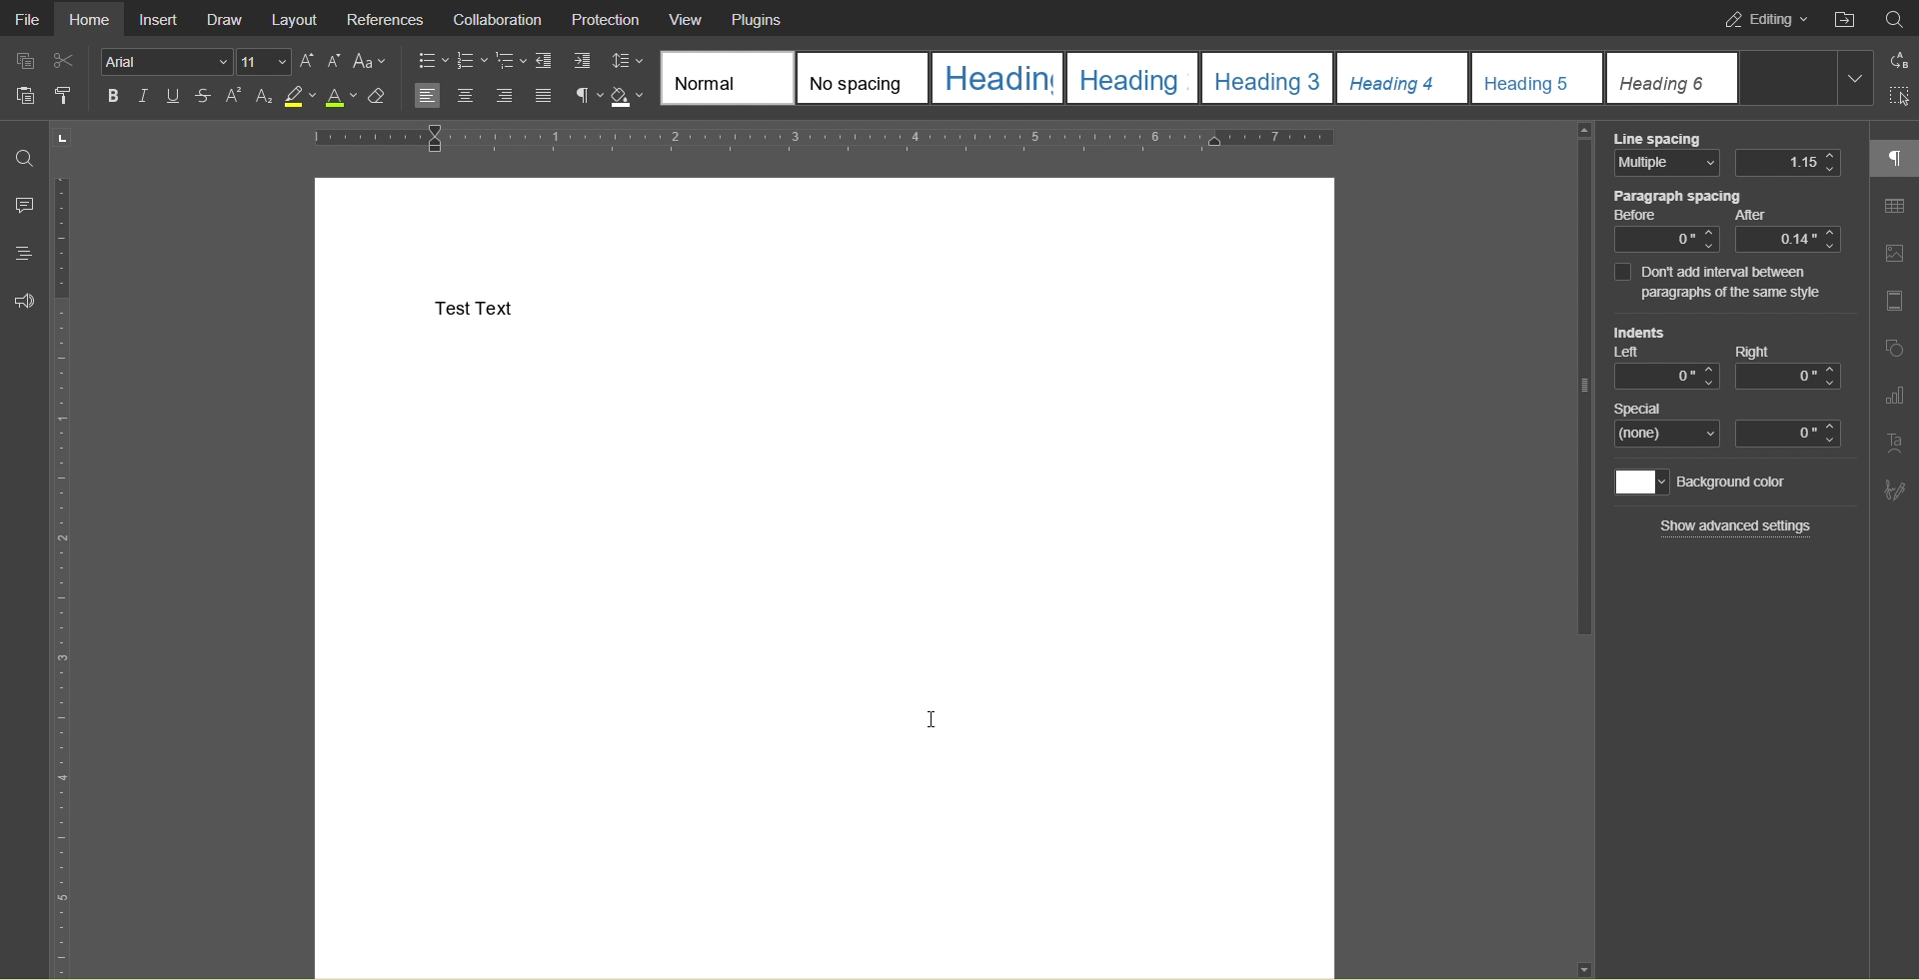  I want to click on Home, so click(88, 19).